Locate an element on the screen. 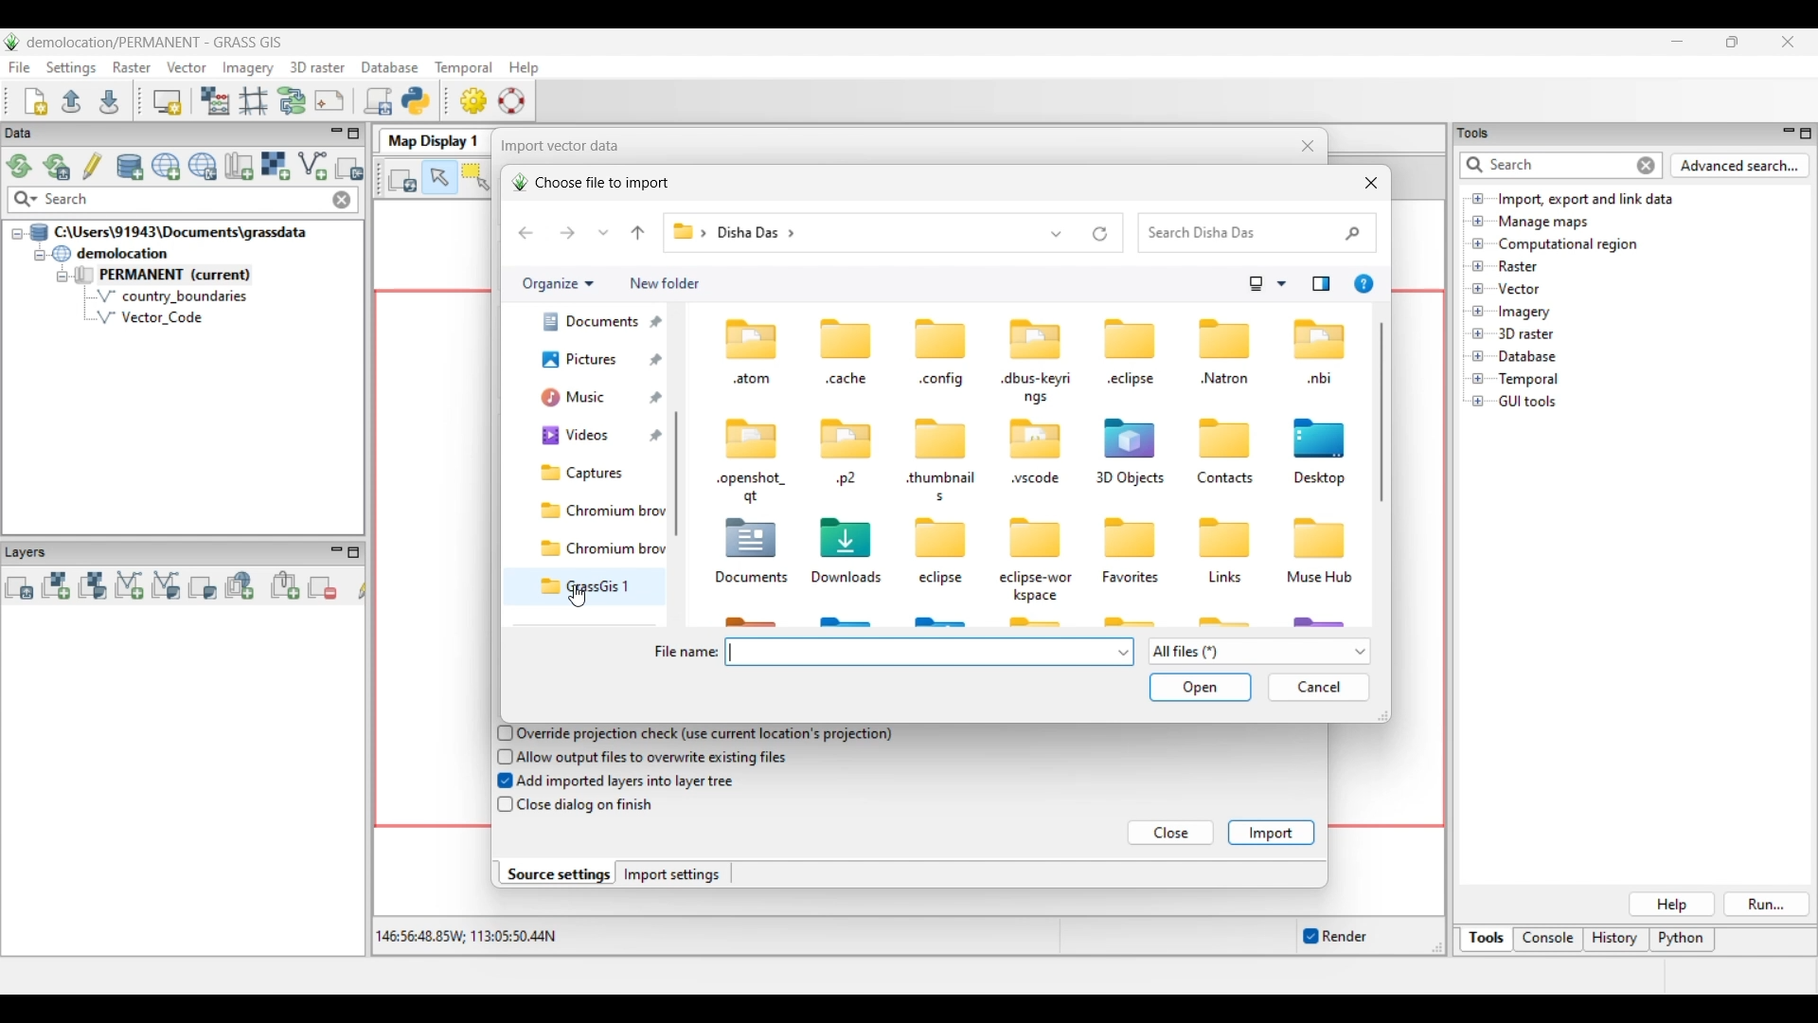  Add web service layer is located at coordinates (240, 585).